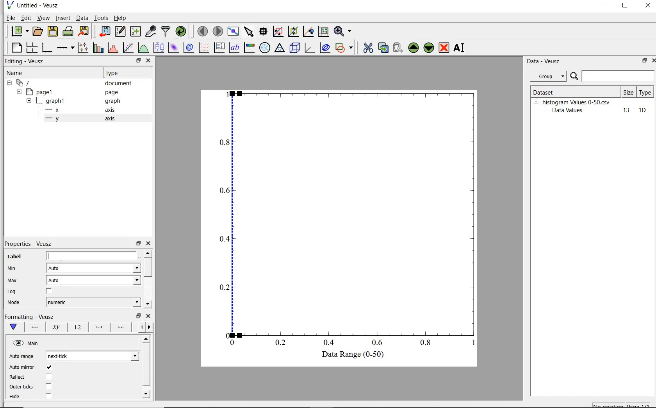 The image size is (656, 408). What do you see at coordinates (25, 83) in the screenshot?
I see `current document` at bounding box center [25, 83].